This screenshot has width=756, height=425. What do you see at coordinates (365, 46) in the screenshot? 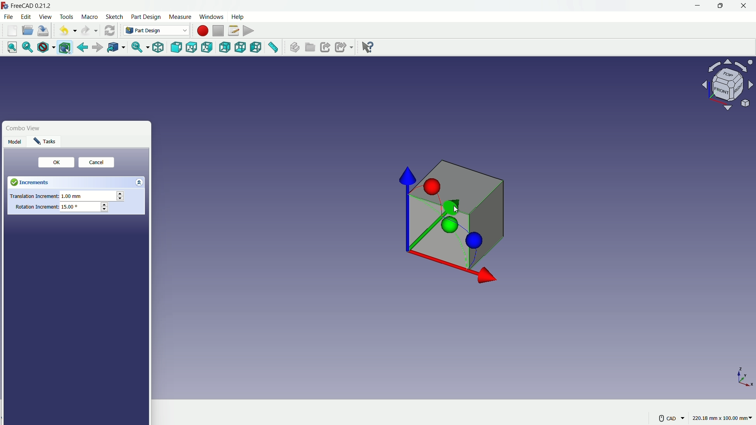
I see `help extension` at bounding box center [365, 46].